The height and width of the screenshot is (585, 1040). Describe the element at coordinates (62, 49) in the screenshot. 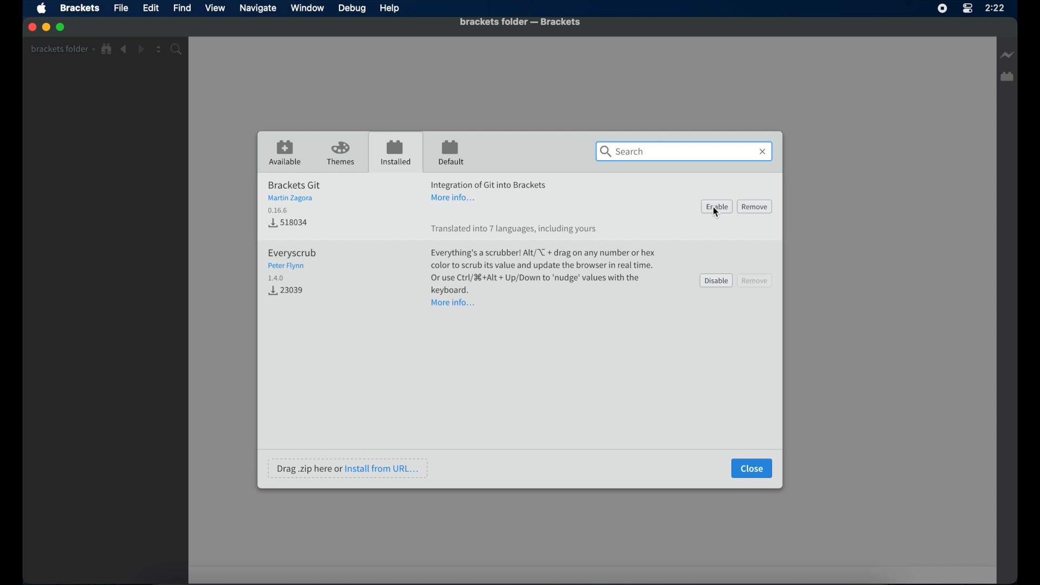

I see `brackets folder` at that location.